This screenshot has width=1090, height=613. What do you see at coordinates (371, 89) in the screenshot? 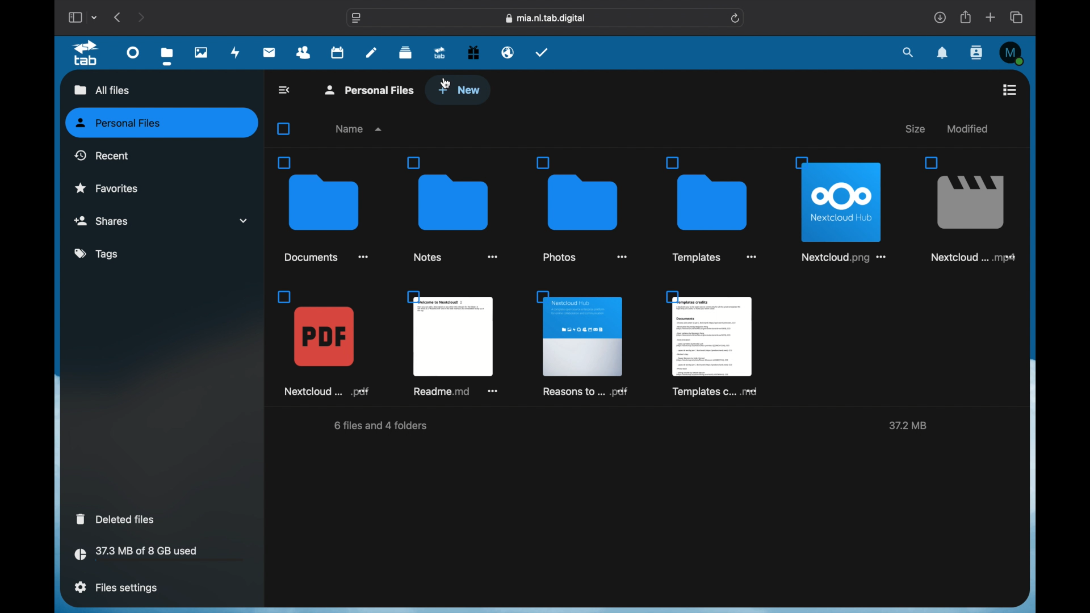
I see `personal files` at bounding box center [371, 89].